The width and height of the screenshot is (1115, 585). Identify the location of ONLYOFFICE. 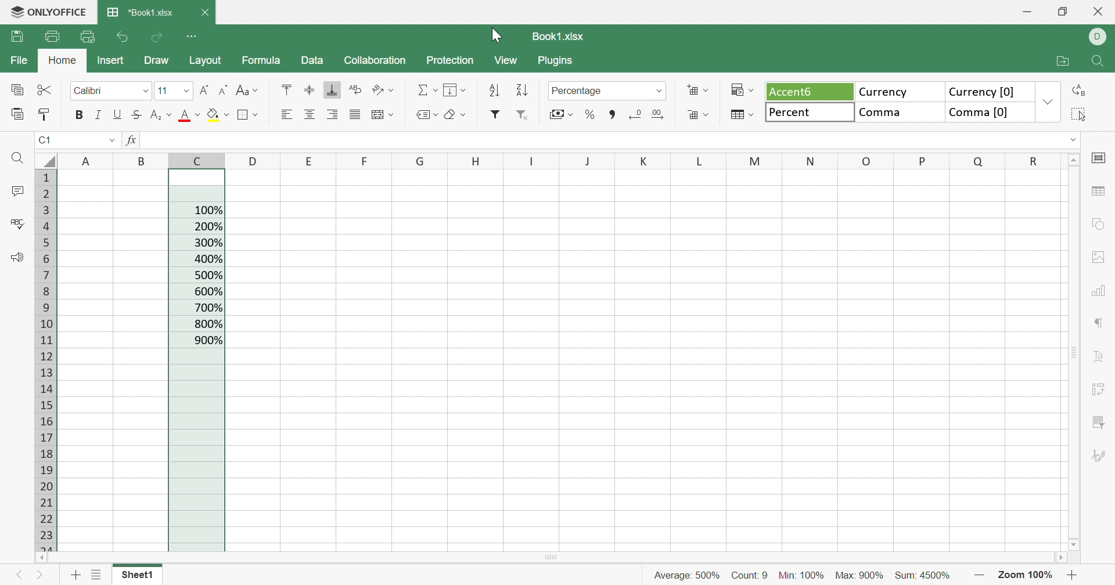
(46, 12).